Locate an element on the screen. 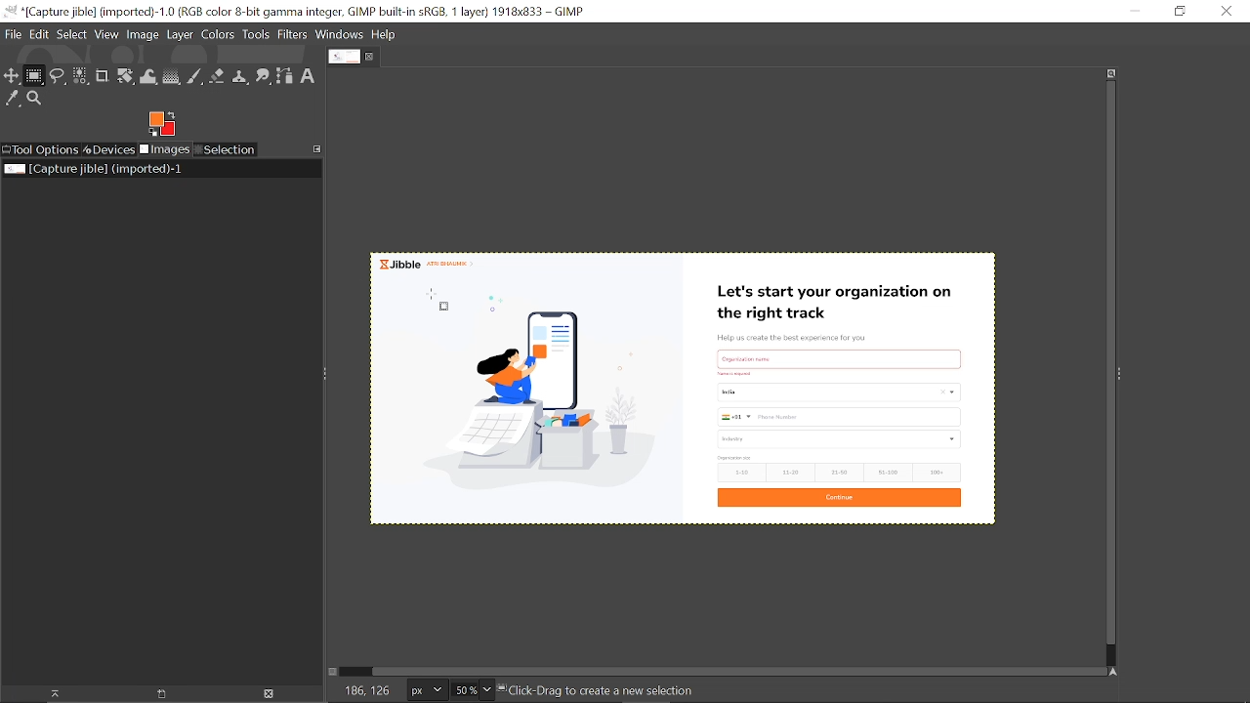 The height and width of the screenshot is (703, 1250). Move tool is located at coordinates (13, 77).